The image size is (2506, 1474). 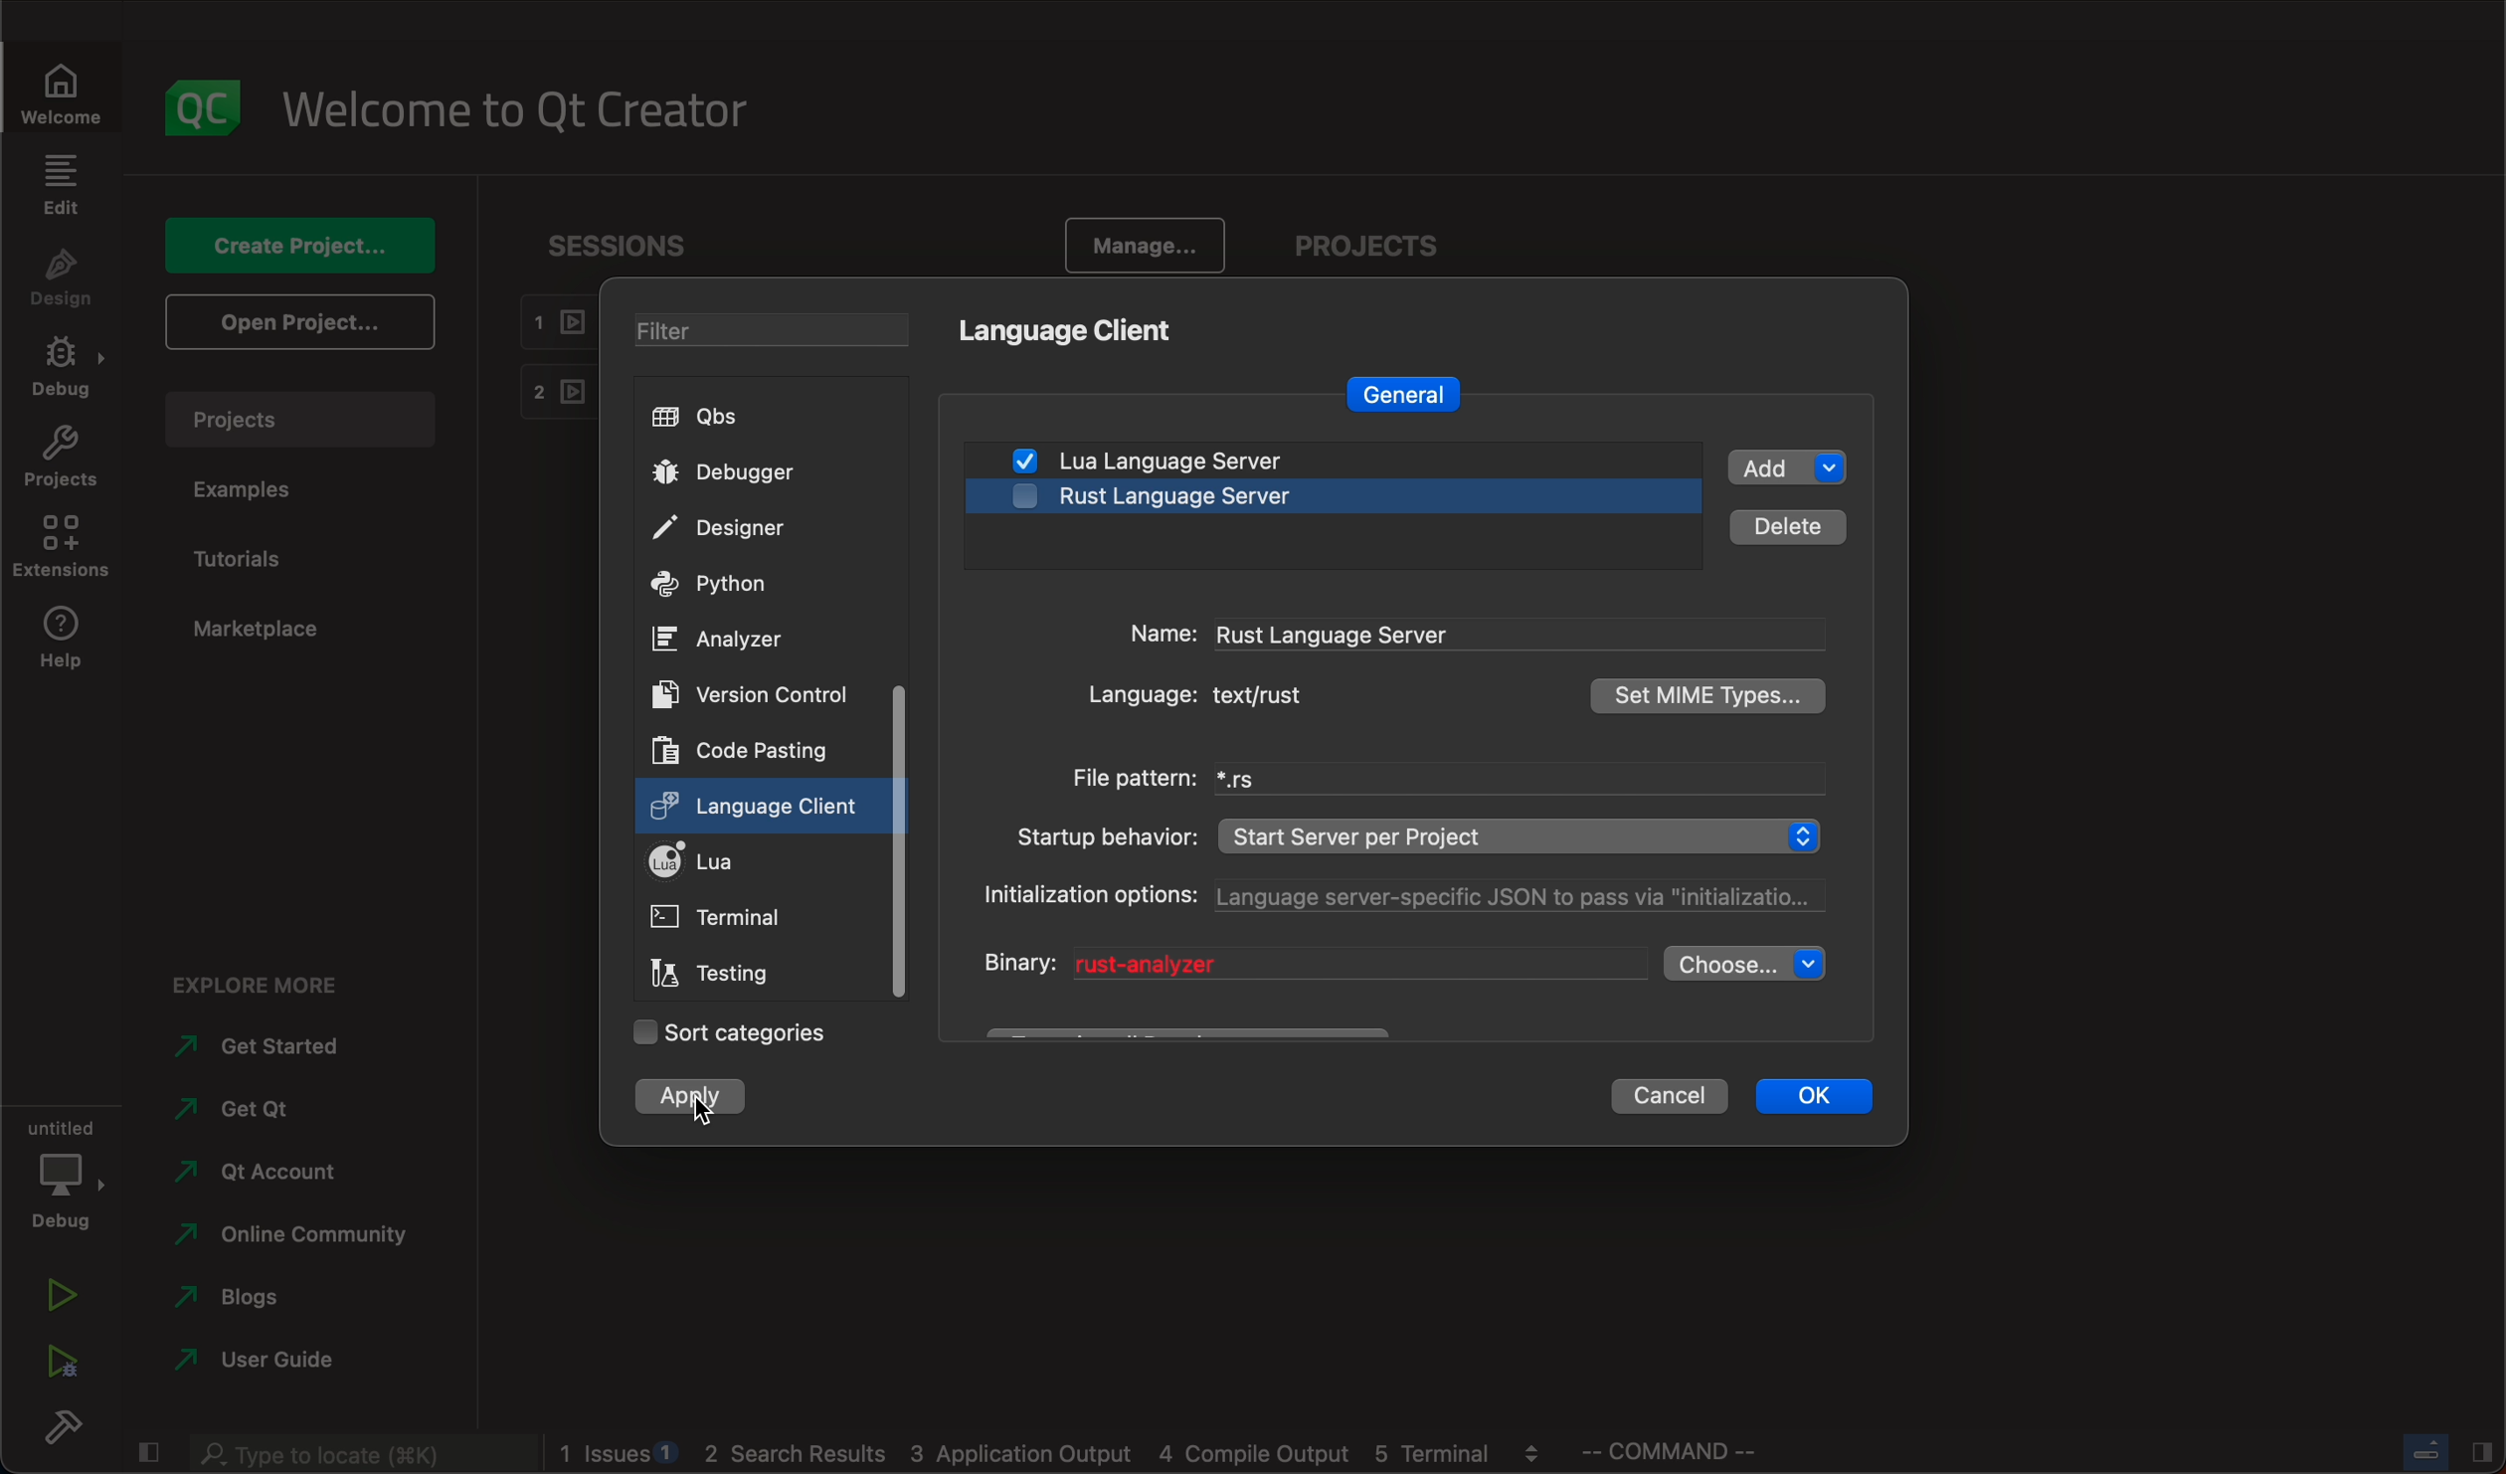 What do you see at coordinates (263, 1112) in the screenshot?
I see `get qt` at bounding box center [263, 1112].